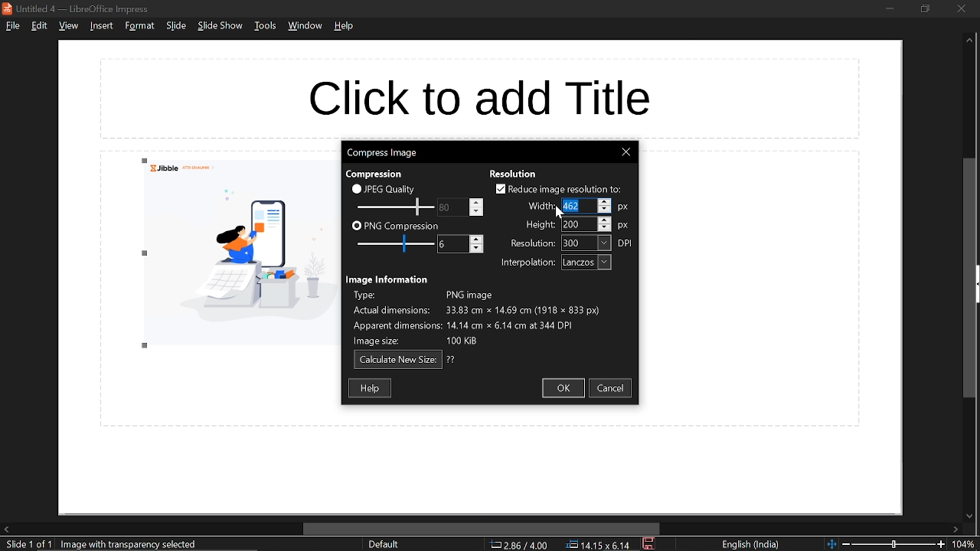 Image resolution: width=980 pixels, height=551 pixels. Describe the element at coordinates (557, 213) in the screenshot. I see `Cursor` at that location.